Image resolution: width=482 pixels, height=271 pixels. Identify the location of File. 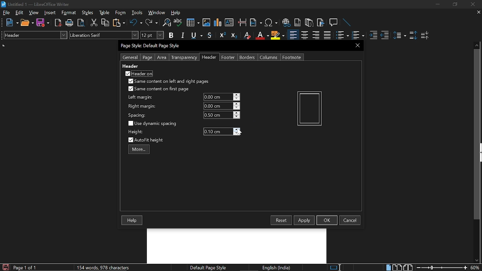
(6, 12).